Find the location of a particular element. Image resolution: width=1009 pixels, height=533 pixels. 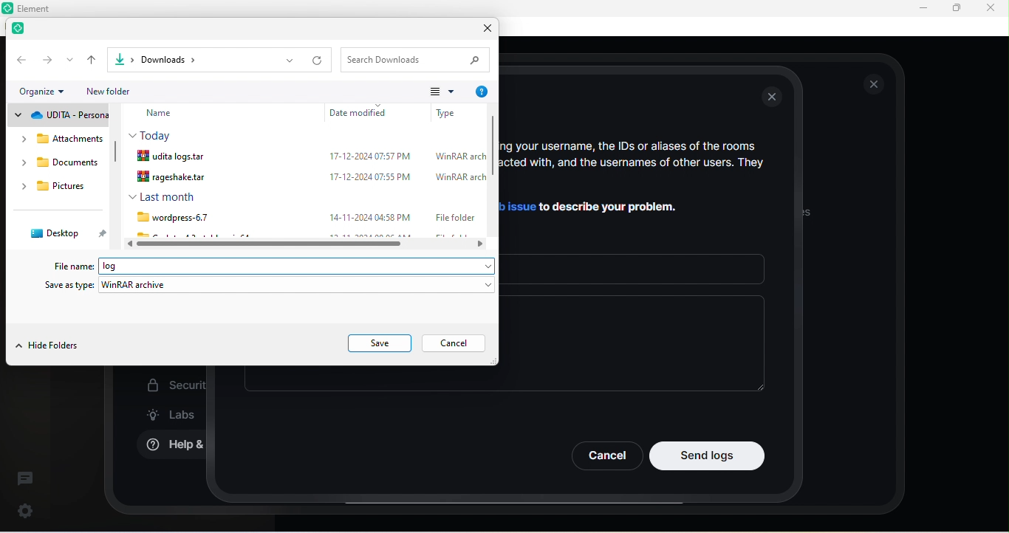

file type  is located at coordinates (447, 111).